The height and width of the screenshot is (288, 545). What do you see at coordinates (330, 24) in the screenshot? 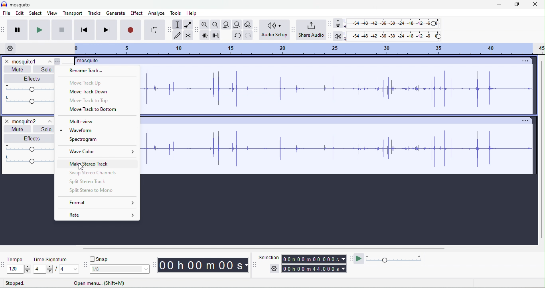
I see `record meter tool bar` at bounding box center [330, 24].